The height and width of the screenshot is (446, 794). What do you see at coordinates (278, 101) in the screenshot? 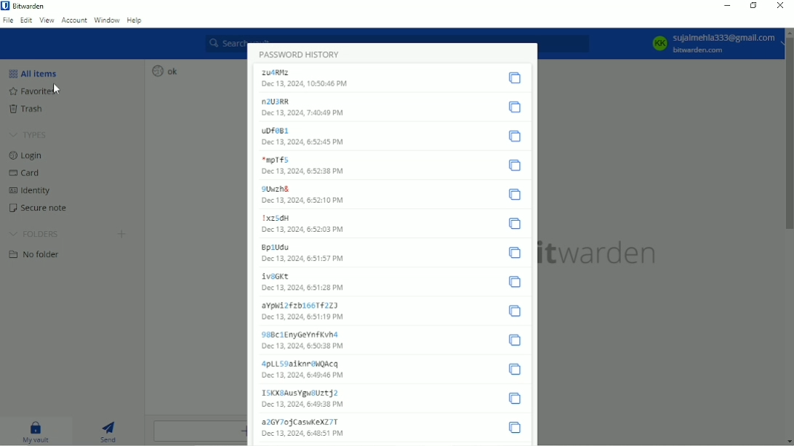
I see `n2U3RR` at bounding box center [278, 101].